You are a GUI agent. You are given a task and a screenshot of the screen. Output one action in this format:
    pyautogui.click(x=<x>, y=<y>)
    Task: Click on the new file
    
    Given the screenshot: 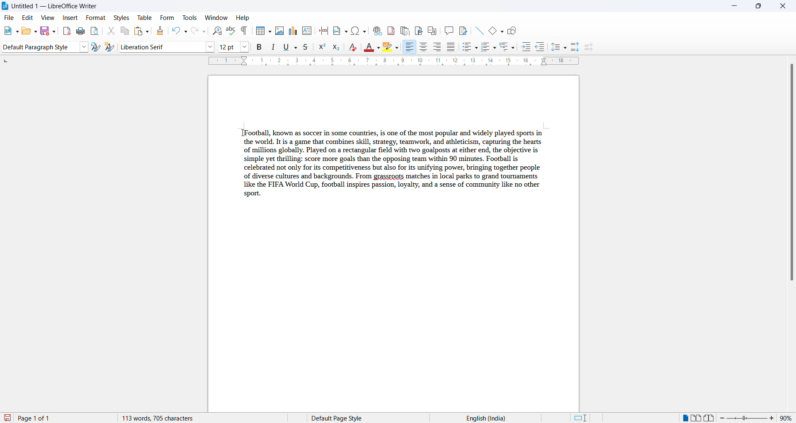 What is the action you would take?
    pyautogui.click(x=6, y=32)
    